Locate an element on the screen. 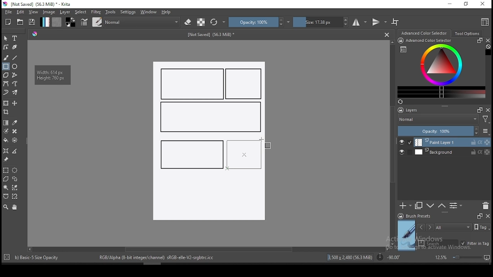  blending mode is located at coordinates (438, 120).